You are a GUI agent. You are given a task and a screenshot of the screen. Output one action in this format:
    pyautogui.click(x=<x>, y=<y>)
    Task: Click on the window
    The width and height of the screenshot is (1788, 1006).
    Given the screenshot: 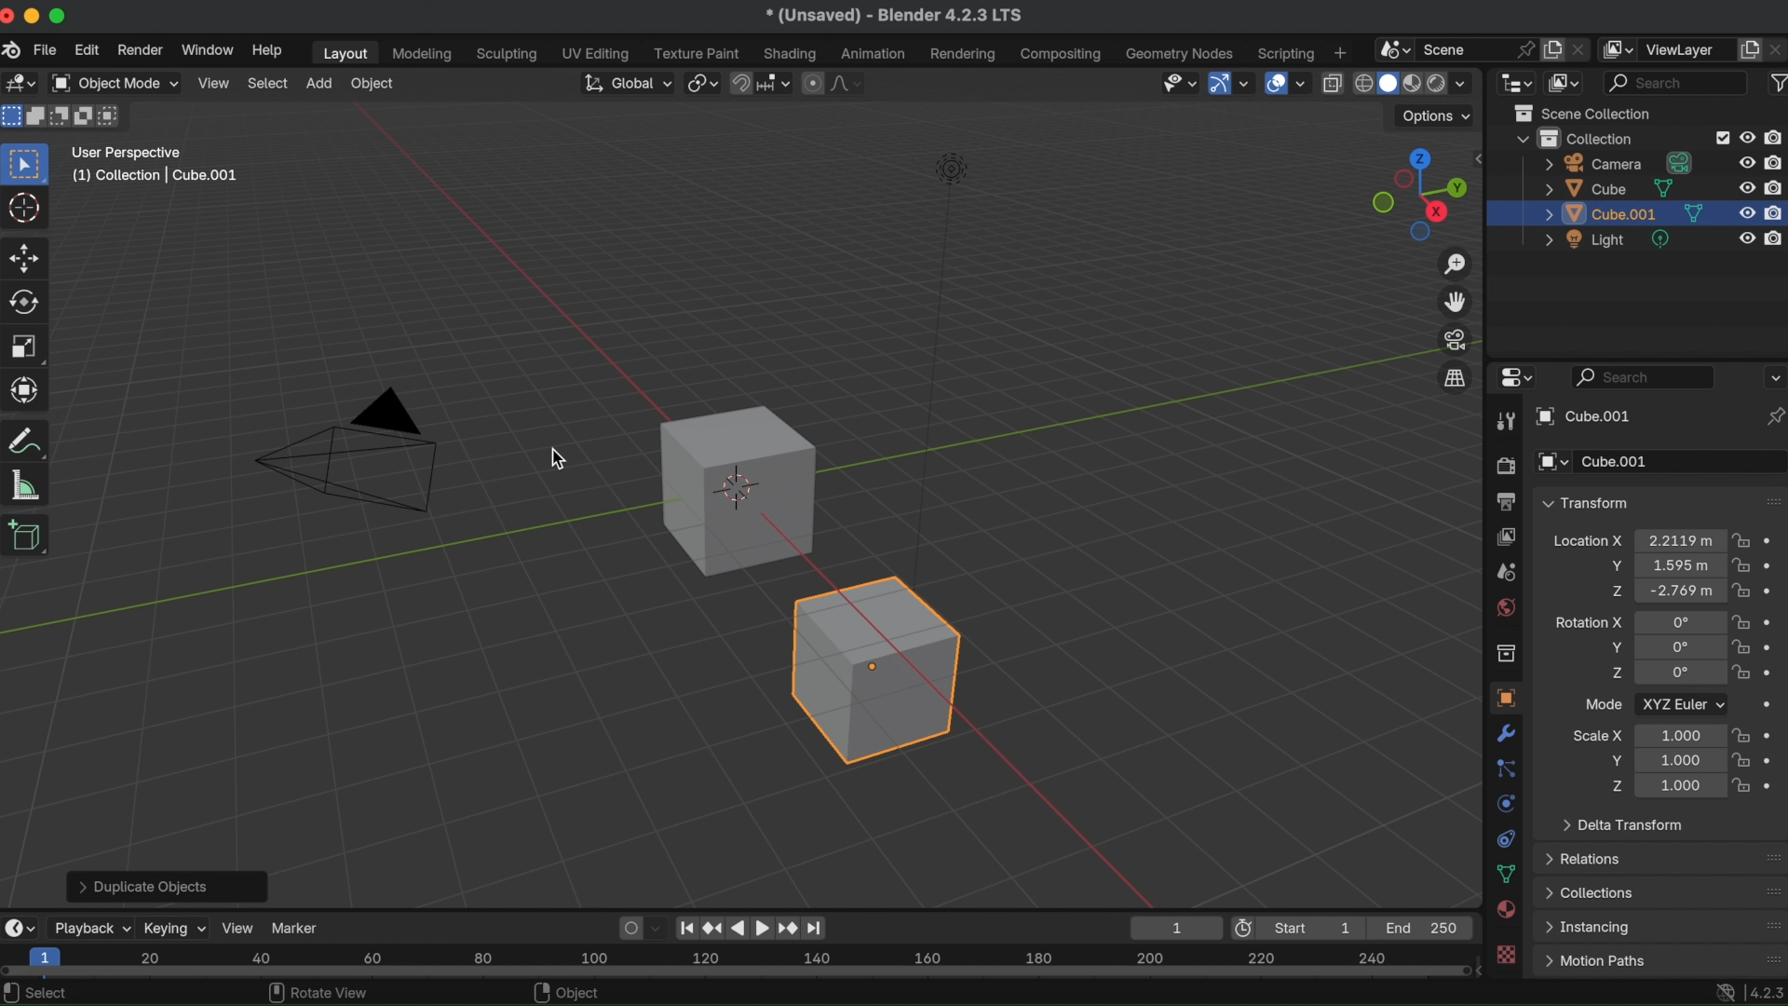 What is the action you would take?
    pyautogui.click(x=206, y=49)
    